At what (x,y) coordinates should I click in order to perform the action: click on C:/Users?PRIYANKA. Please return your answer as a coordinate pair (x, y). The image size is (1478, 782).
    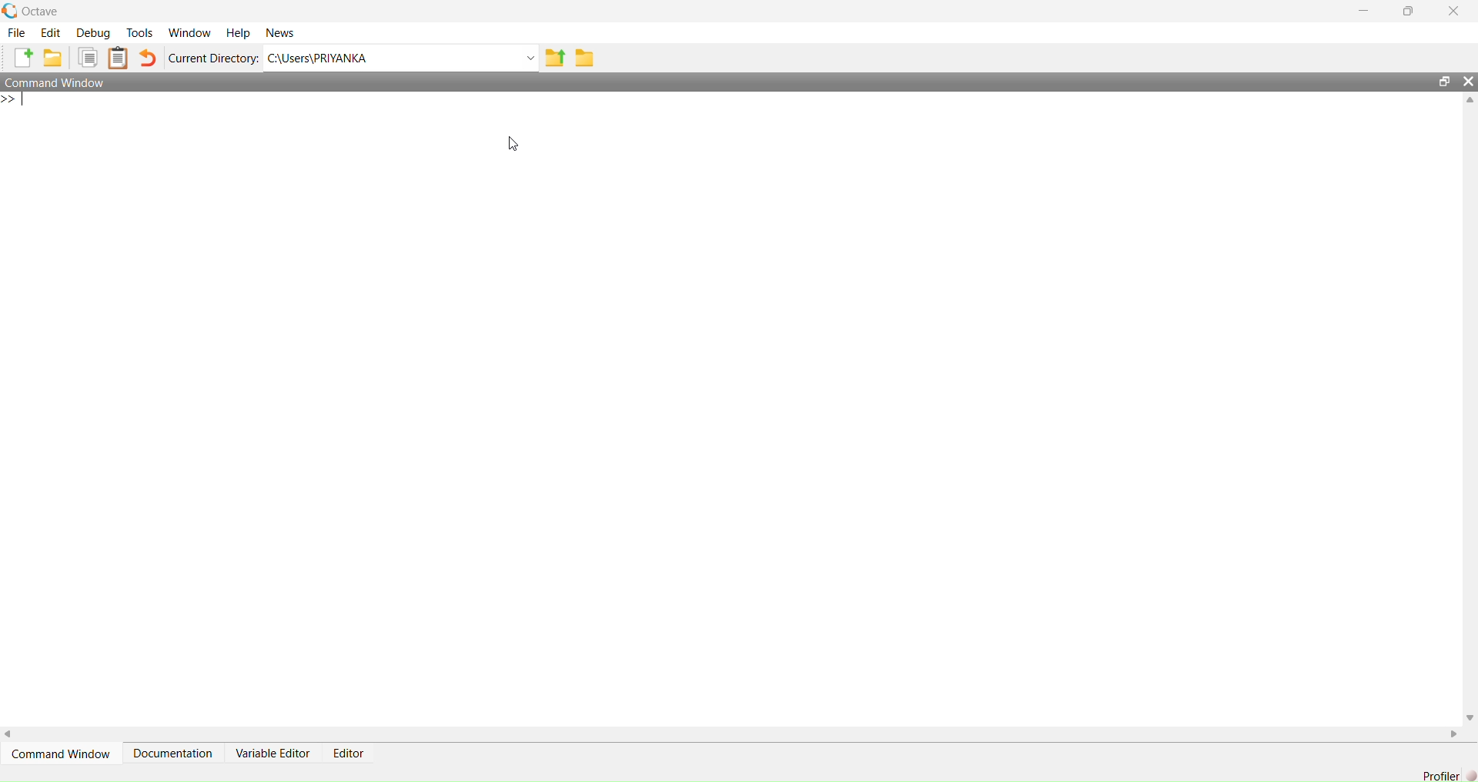
    Looking at the image, I should click on (391, 58).